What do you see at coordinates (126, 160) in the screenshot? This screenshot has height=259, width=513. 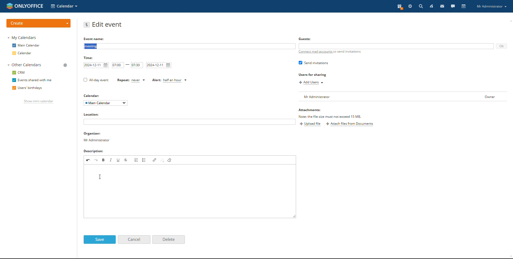 I see `strikethrough` at bounding box center [126, 160].